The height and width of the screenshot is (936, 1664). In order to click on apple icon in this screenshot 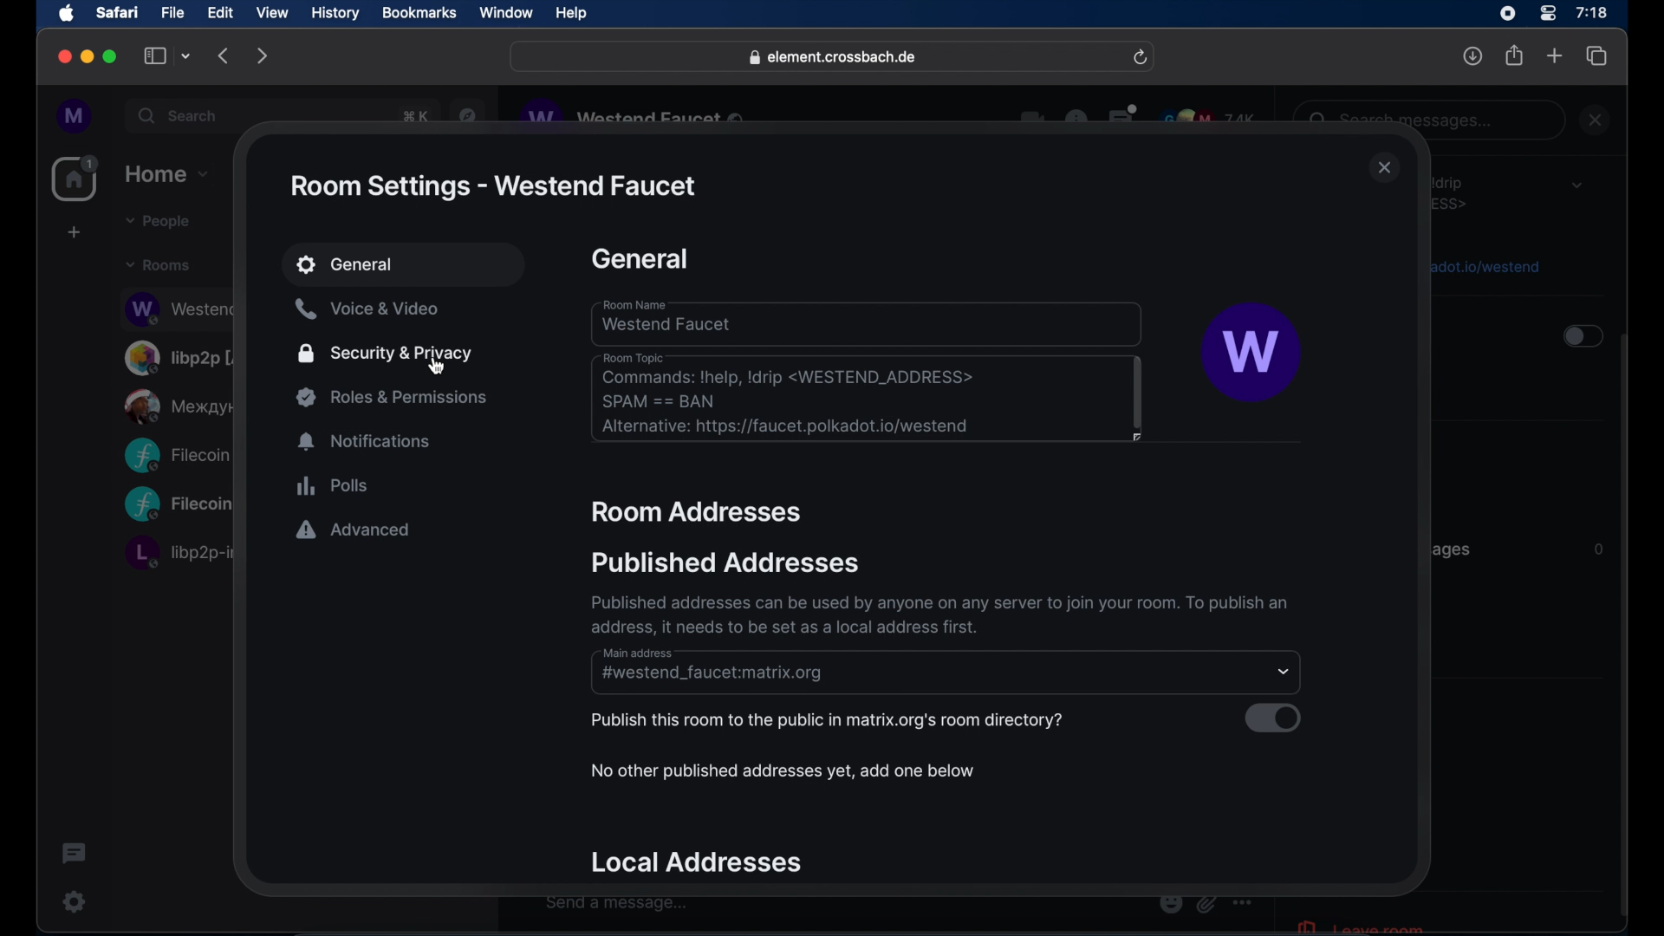, I will do `click(67, 14)`.